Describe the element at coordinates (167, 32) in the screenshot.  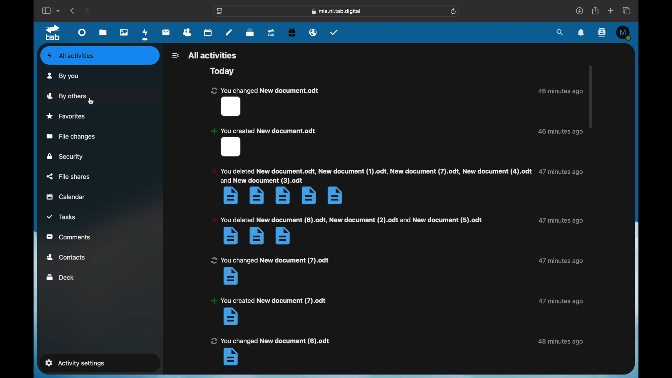
I see `mail` at that location.